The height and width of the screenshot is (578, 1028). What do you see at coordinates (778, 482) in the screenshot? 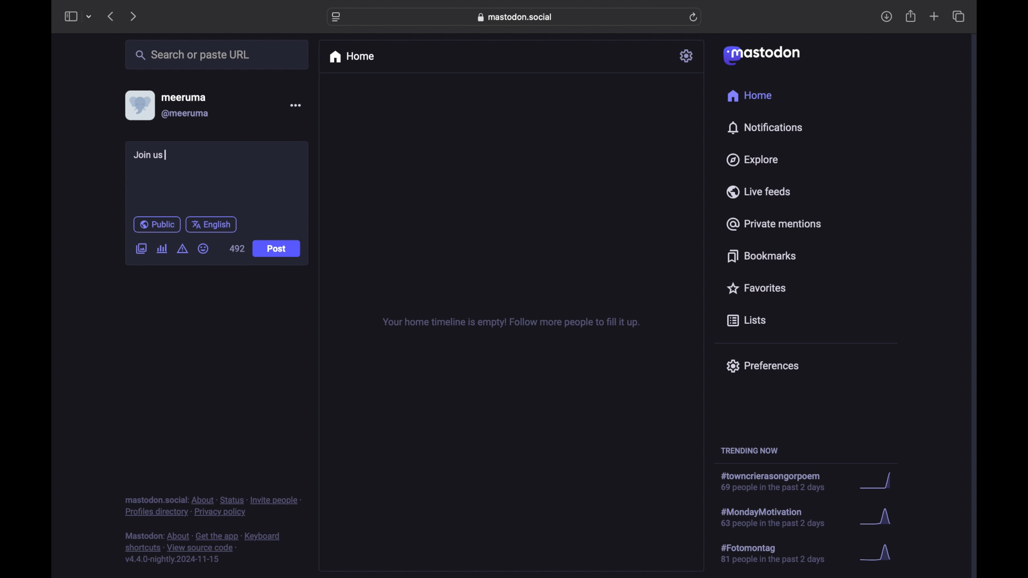
I see `hashtag trend` at bounding box center [778, 482].